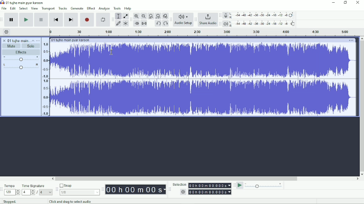 The width and height of the screenshot is (364, 204). Describe the element at coordinates (220, 24) in the screenshot. I see `Audacity playback meter toolbar` at that location.